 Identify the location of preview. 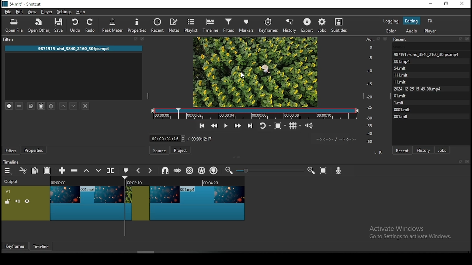
(255, 71).